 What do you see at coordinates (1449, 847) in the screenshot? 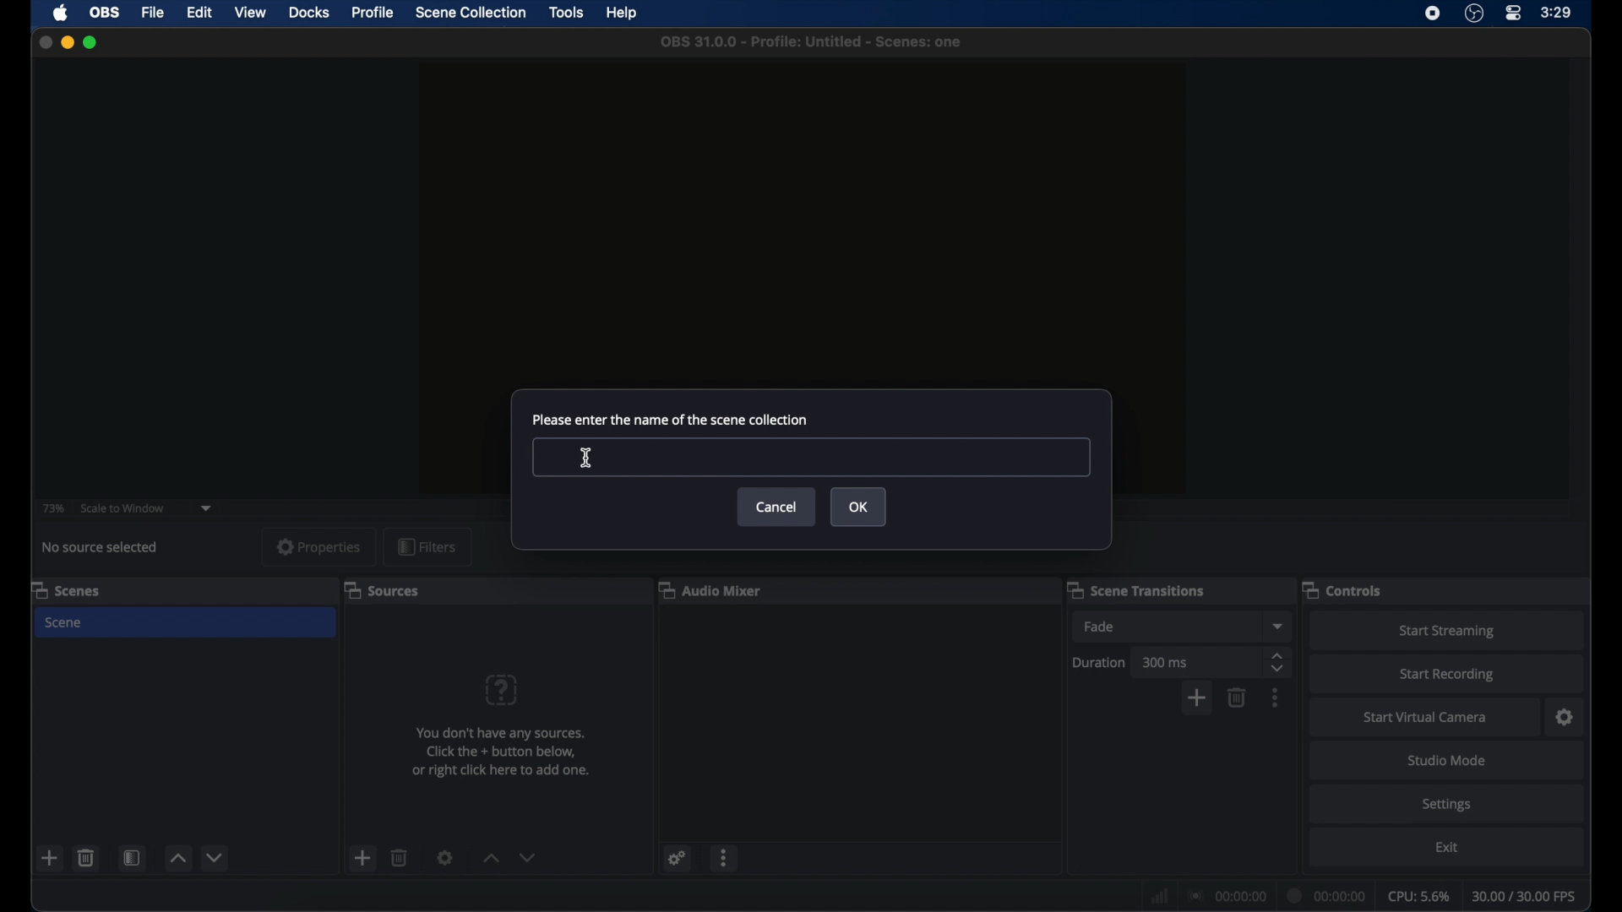
I see `exit` at bounding box center [1449, 847].